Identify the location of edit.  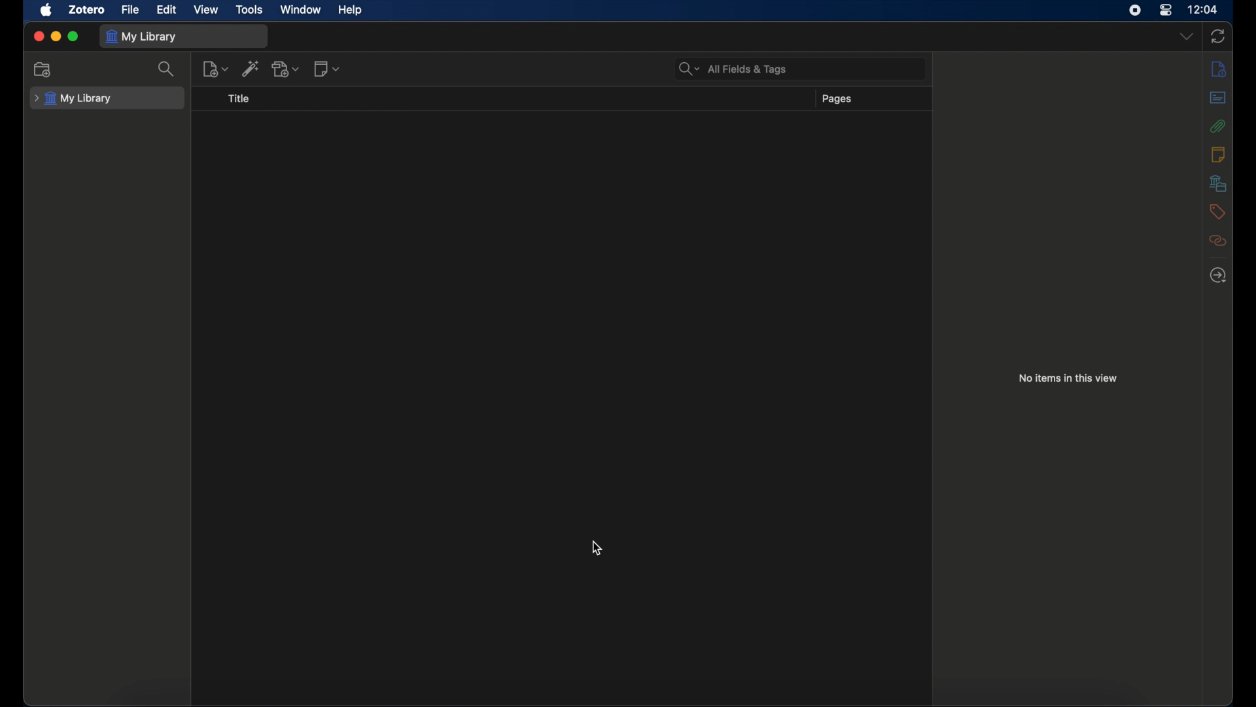
(169, 9).